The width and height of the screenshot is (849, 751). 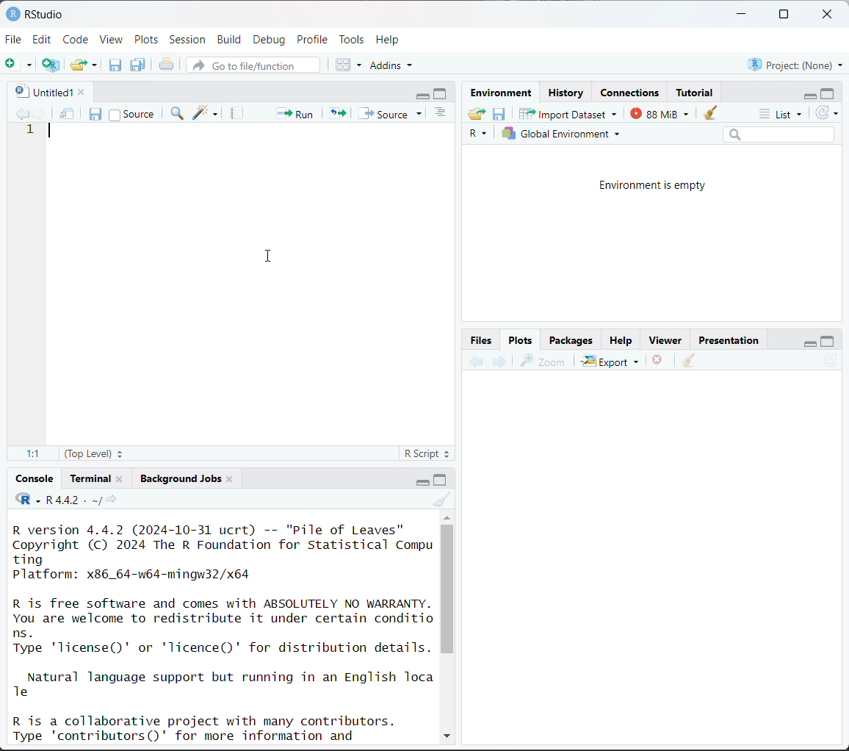 I want to click on Profile, so click(x=314, y=38).